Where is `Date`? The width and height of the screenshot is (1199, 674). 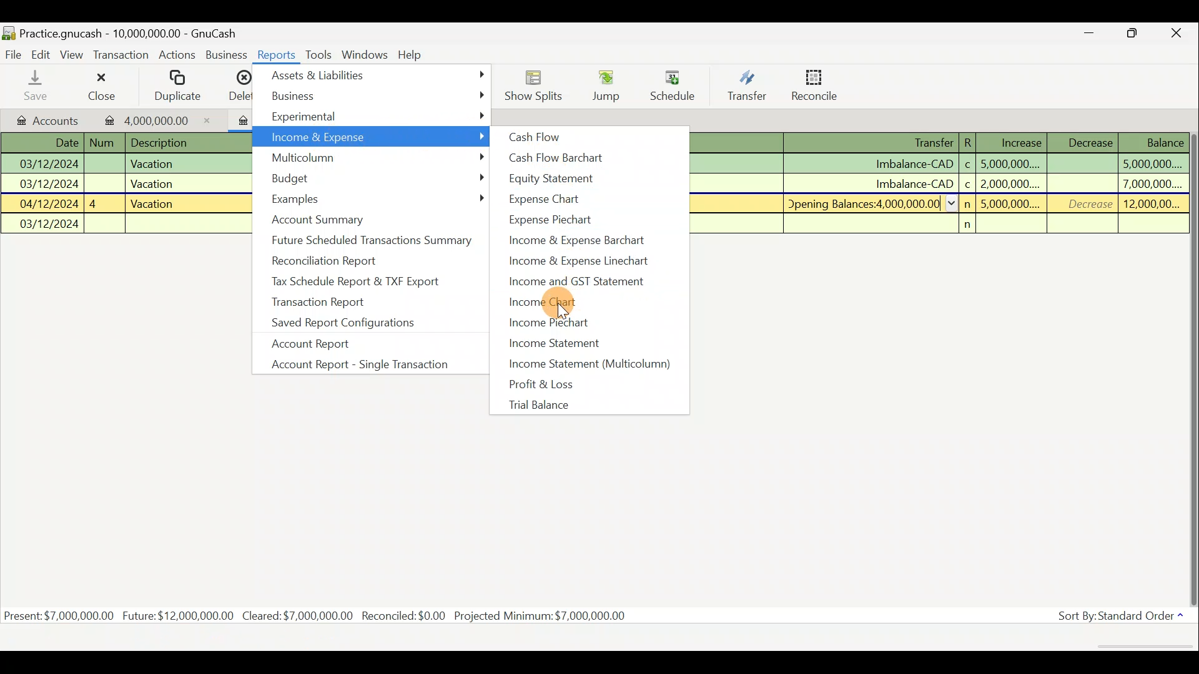 Date is located at coordinates (63, 143).